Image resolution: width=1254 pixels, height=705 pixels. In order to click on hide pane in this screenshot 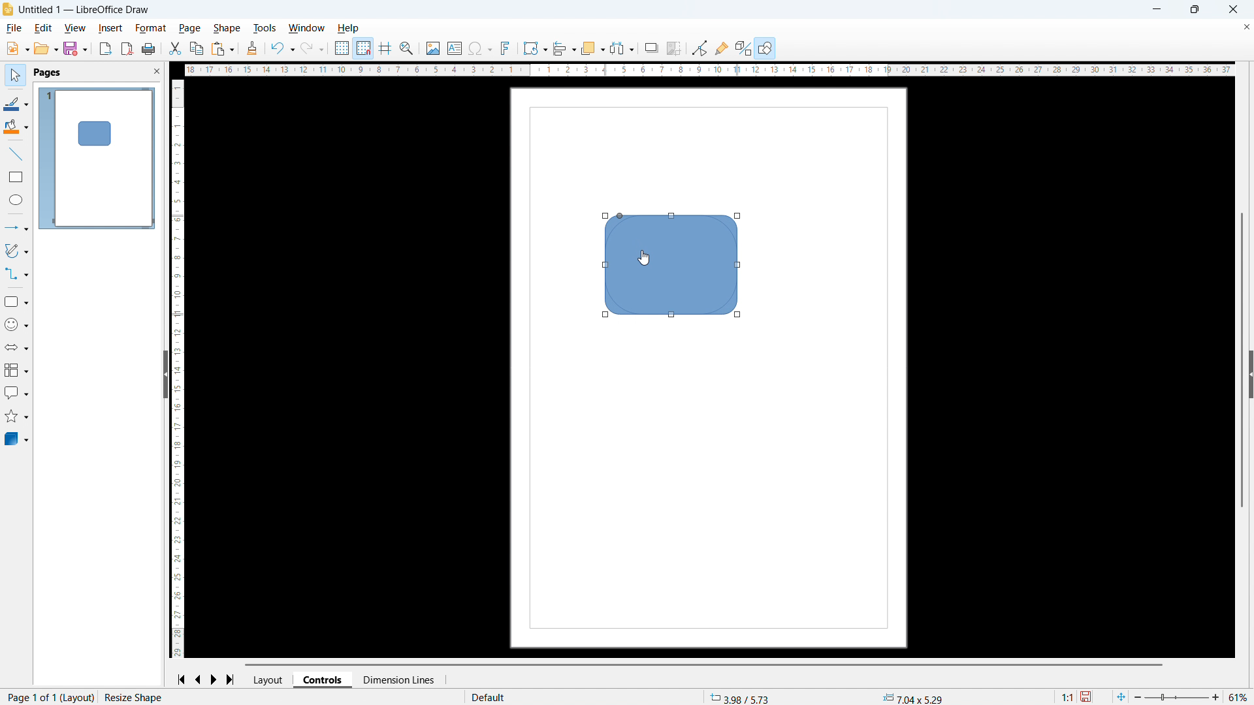, I will do `click(165, 374)`.